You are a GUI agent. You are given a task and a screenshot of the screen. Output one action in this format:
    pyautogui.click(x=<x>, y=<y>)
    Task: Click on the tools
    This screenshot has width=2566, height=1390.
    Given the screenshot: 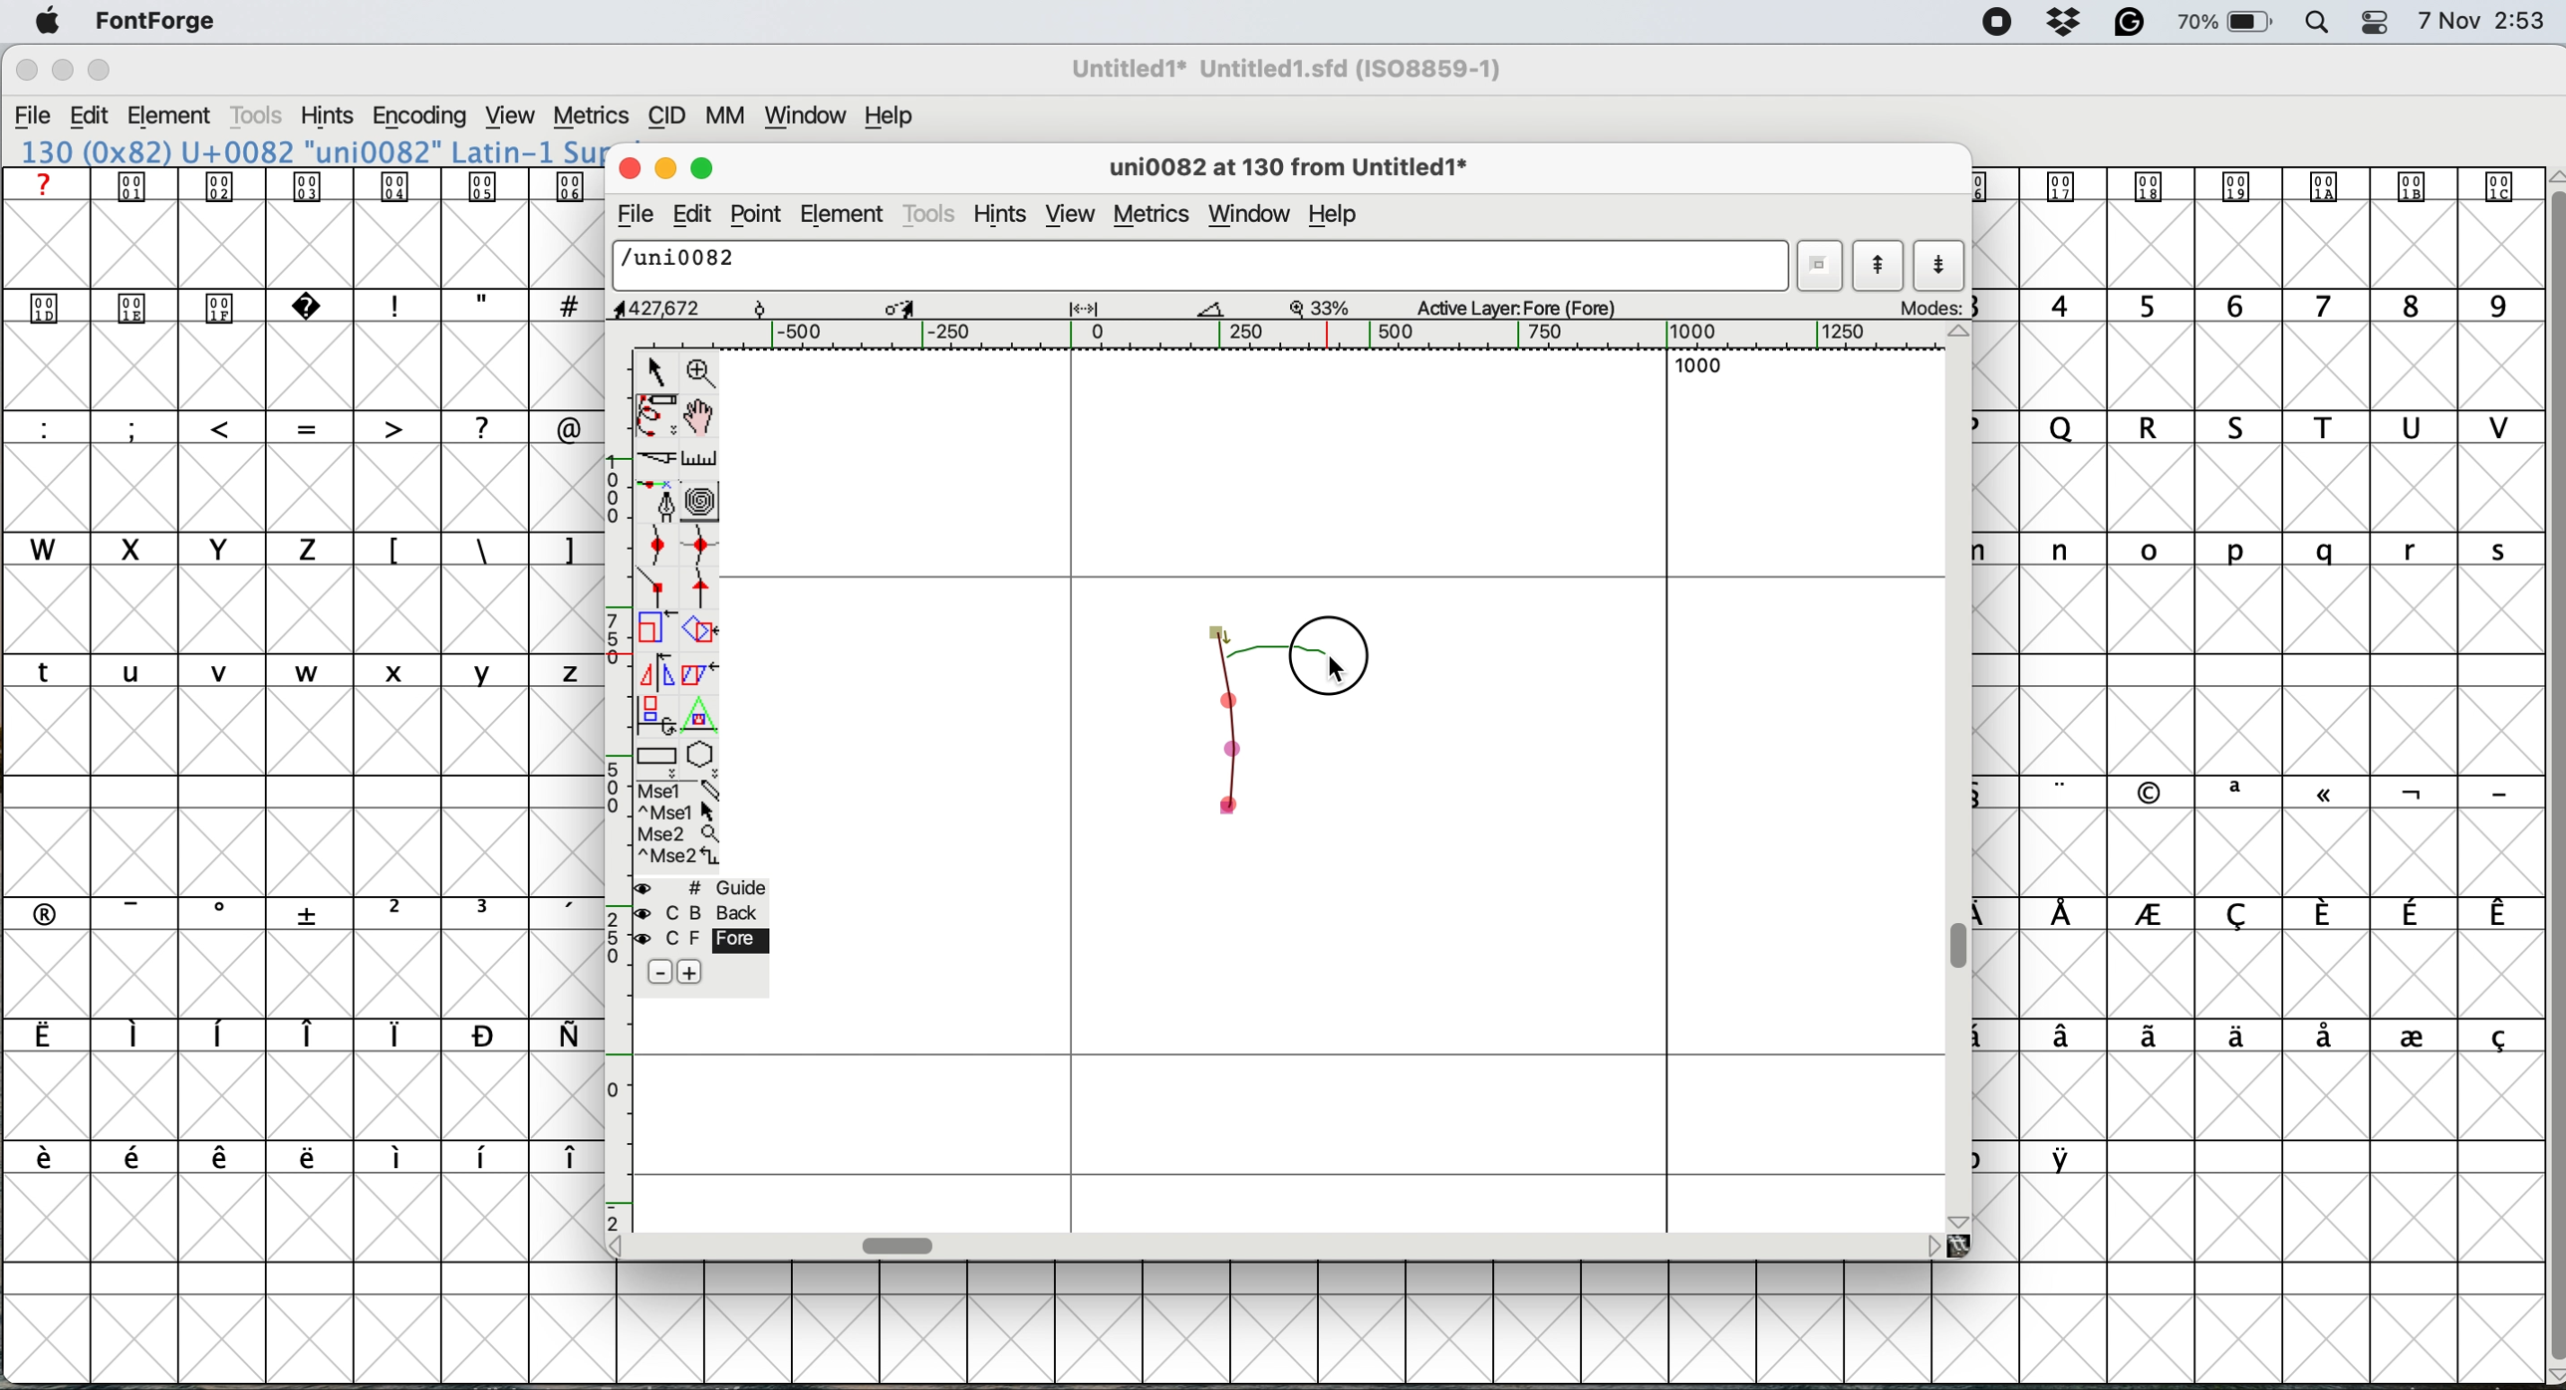 What is the action you would take?
    pyautogui.click(x=259, y=116)
    